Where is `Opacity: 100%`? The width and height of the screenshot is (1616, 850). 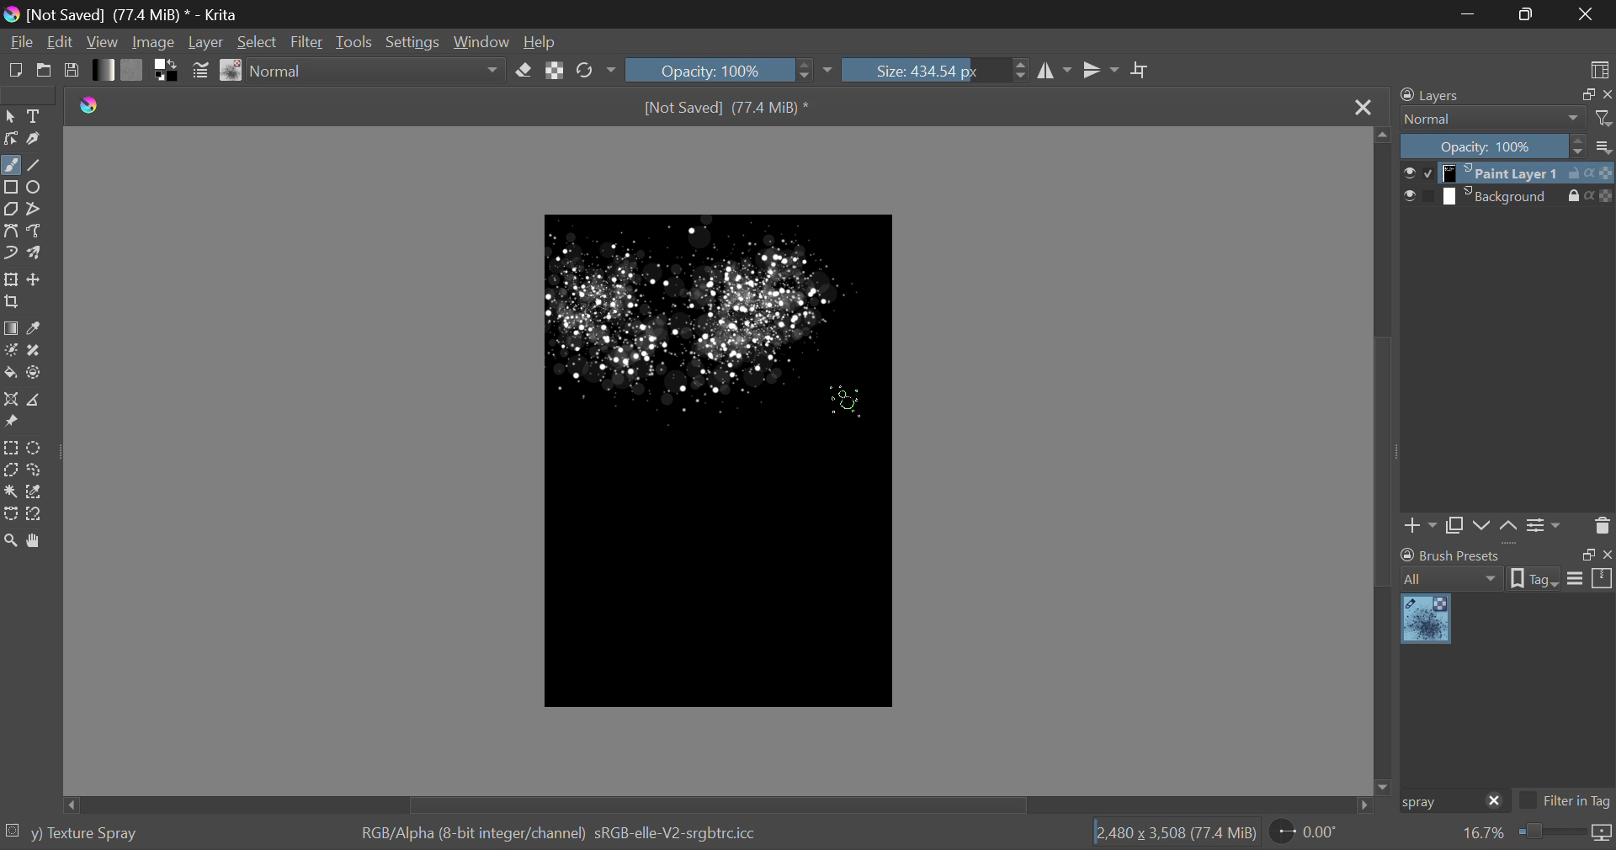 Opacity: 100% is located at coordinates (1493, 147).